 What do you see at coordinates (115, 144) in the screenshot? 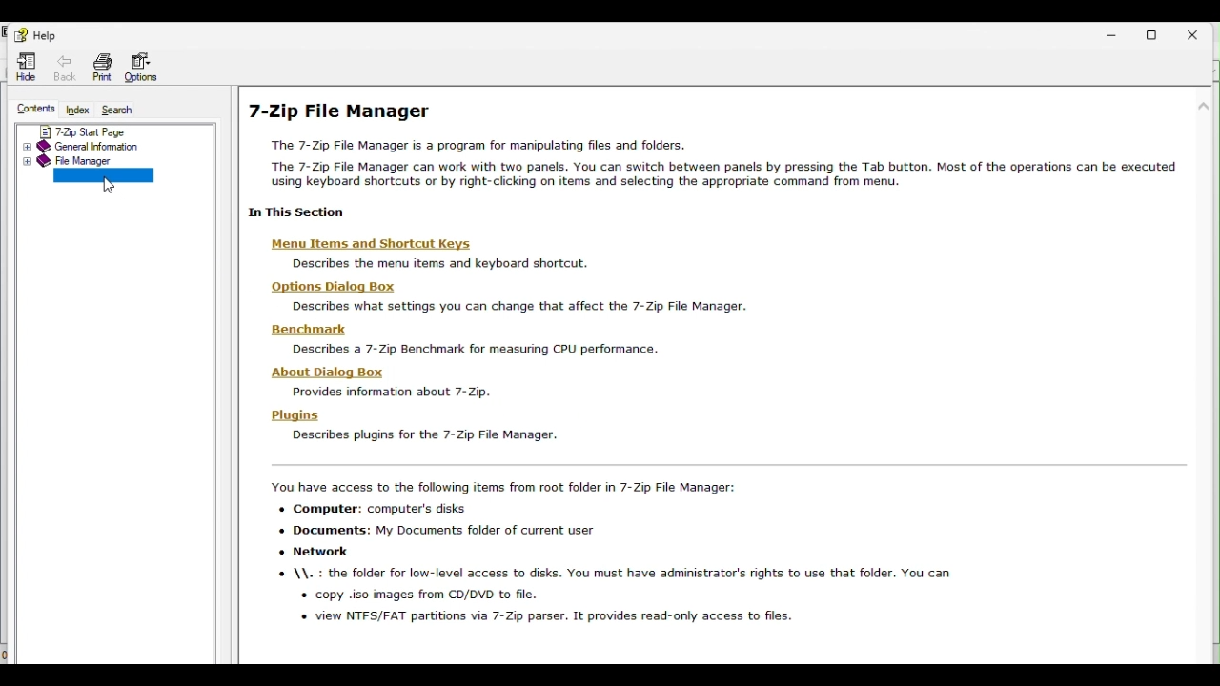
I see `General information` at bounding box center [115, 144].